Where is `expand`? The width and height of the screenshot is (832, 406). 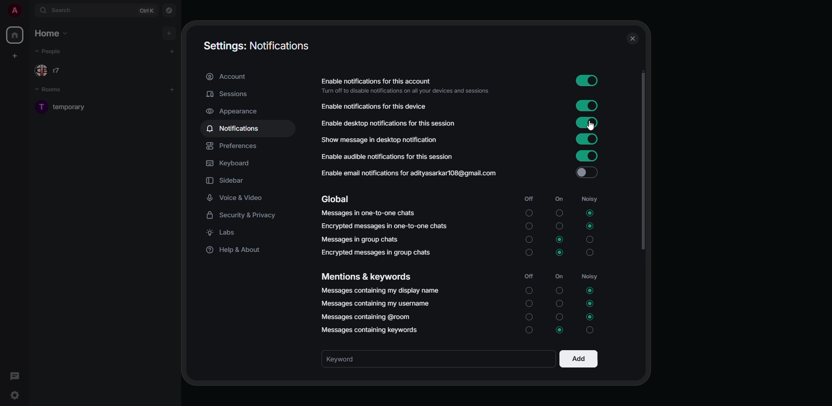 expand is located at coordinates (29, 12).